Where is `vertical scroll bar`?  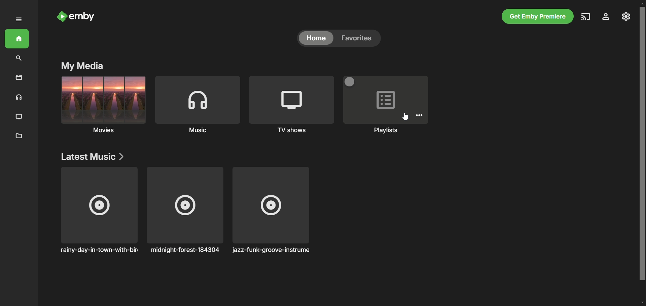
vertical scroll bar is located at coordinates (642, 153).